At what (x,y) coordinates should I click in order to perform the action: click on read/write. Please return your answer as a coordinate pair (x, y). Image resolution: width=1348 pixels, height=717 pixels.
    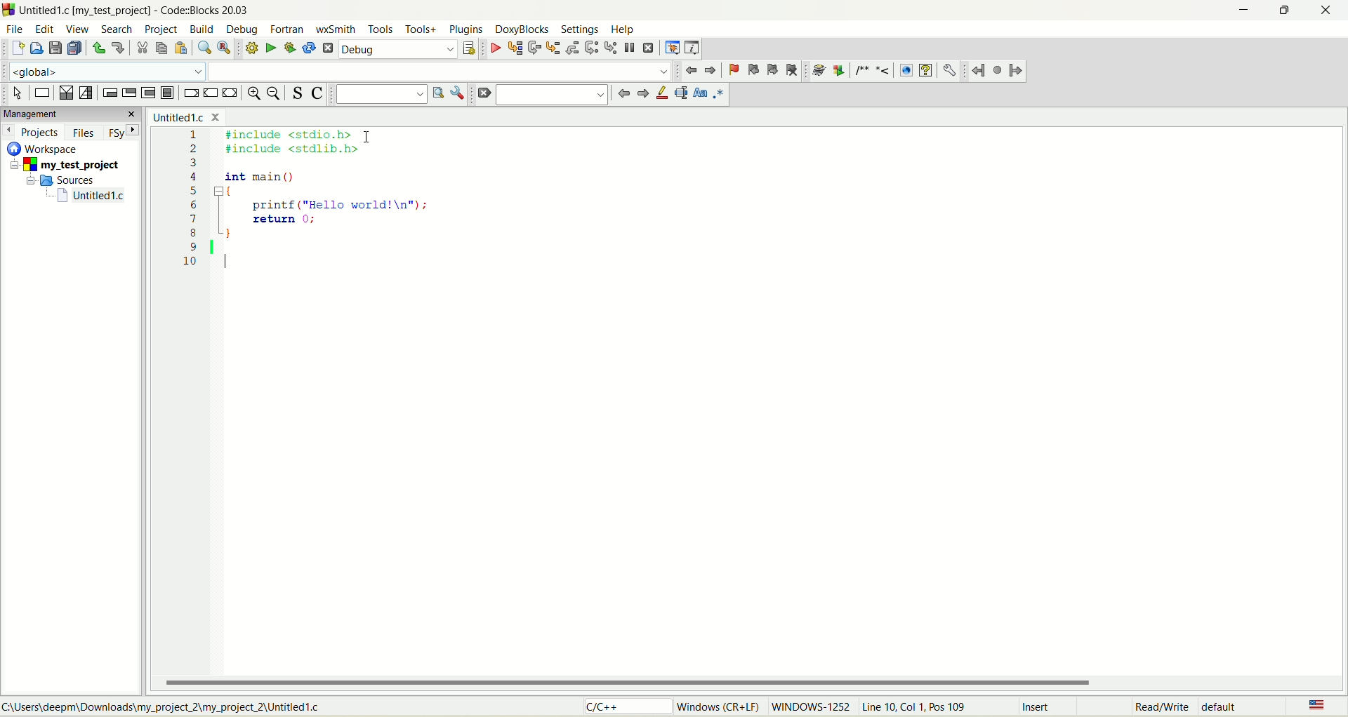
    Looking at the image, I should click on (1163, 706).